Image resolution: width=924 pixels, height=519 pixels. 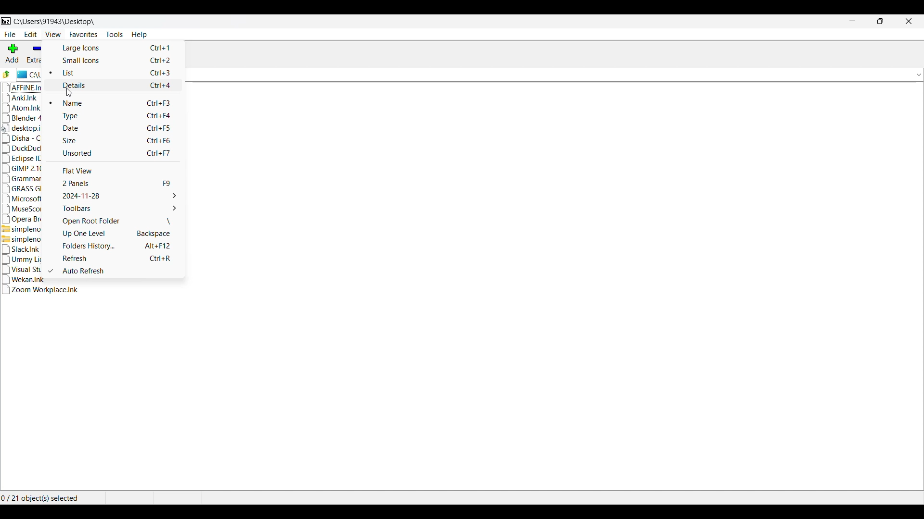 I want to click on View, so click(x=53, y=34).